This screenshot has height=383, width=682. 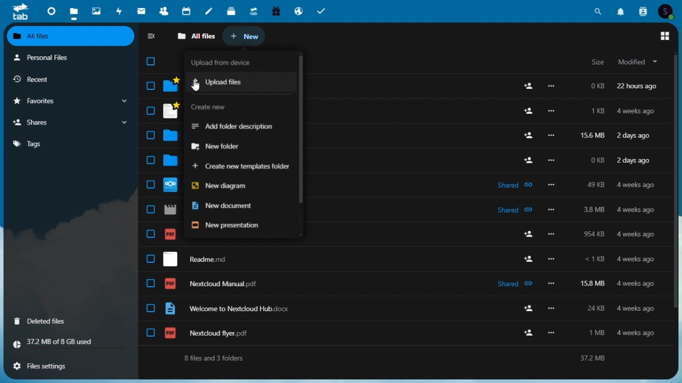 What do you see at coordinates (72, 364) in the screenshot?
I see `File settings` at bounding box center [72, 364].